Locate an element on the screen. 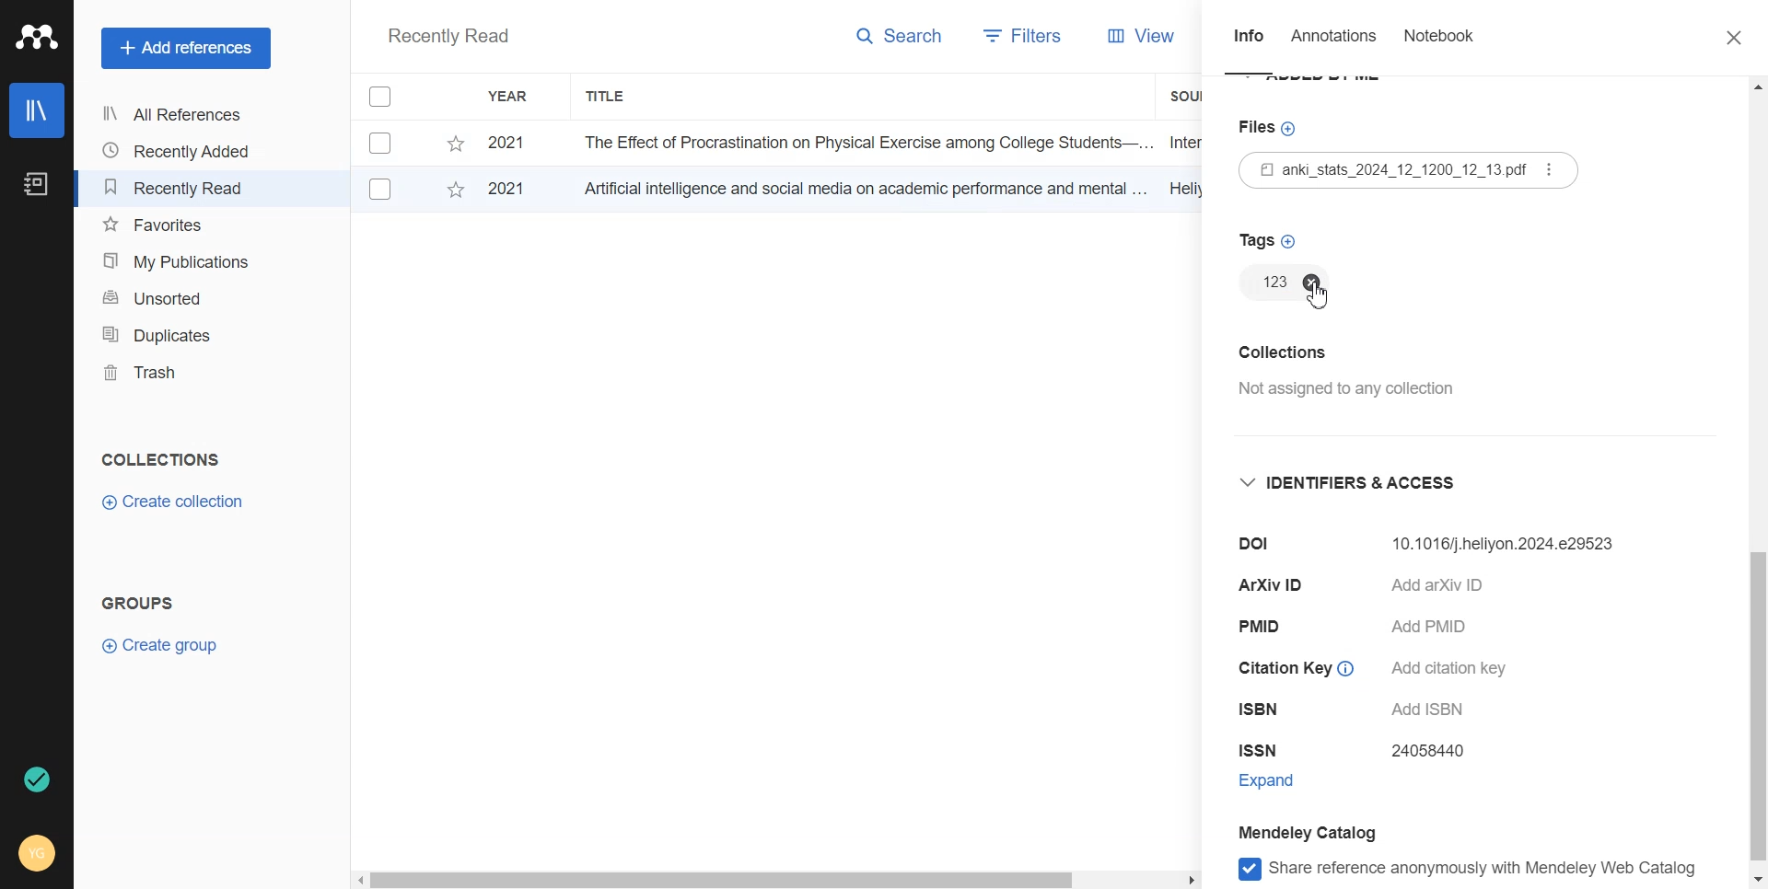 The width and height of the screenshot is (1768, 889). Annotations is located at coordinates (1336, 40).